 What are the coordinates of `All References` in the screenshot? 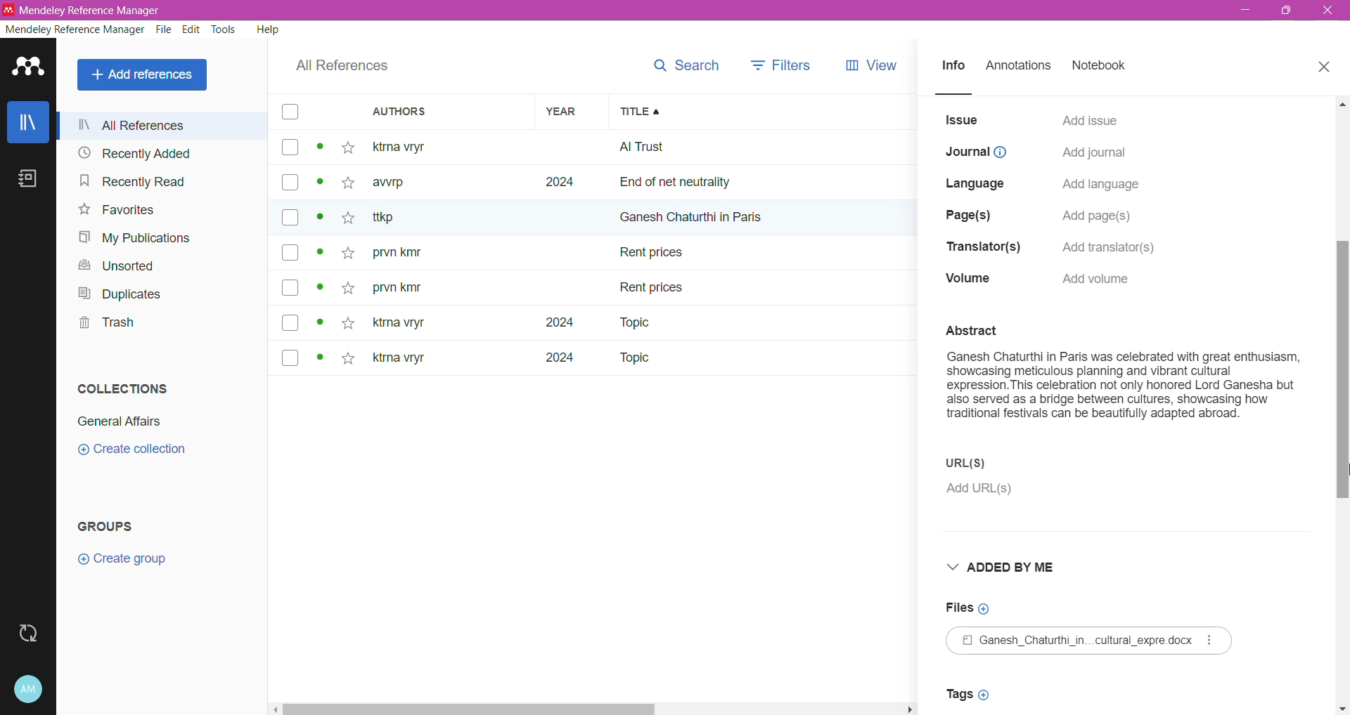 It's located at (339, 68).